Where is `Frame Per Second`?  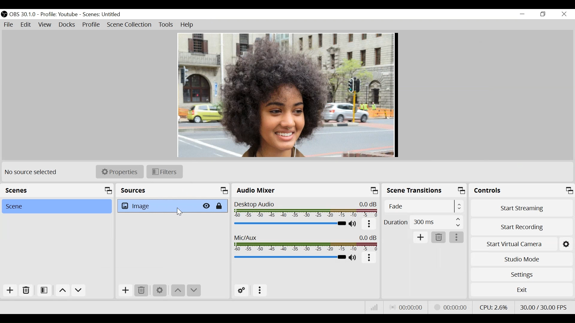 Frame Per Second is located at coordinates (543, 307).